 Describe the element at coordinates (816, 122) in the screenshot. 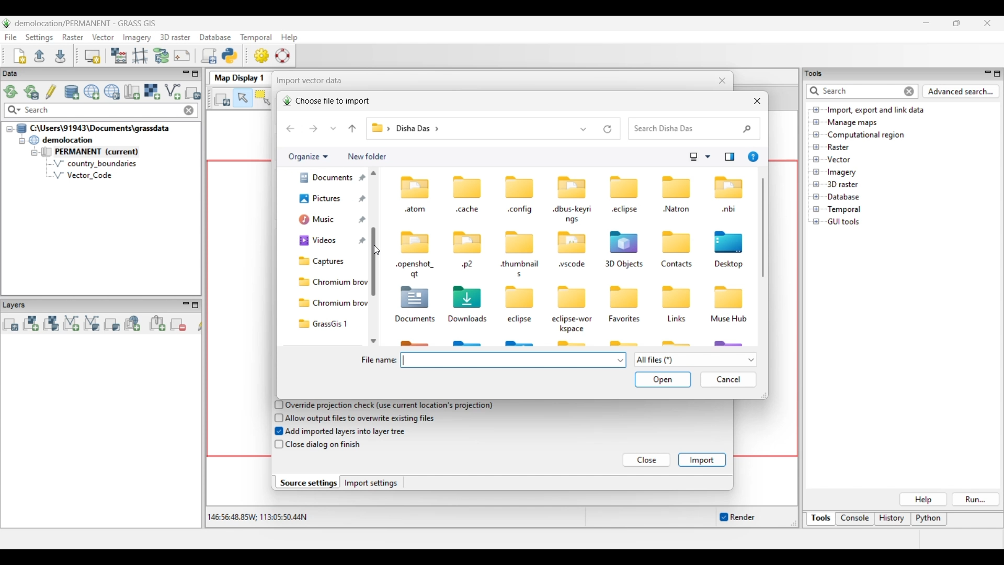

I see `Click to open Manage maps` at that location.